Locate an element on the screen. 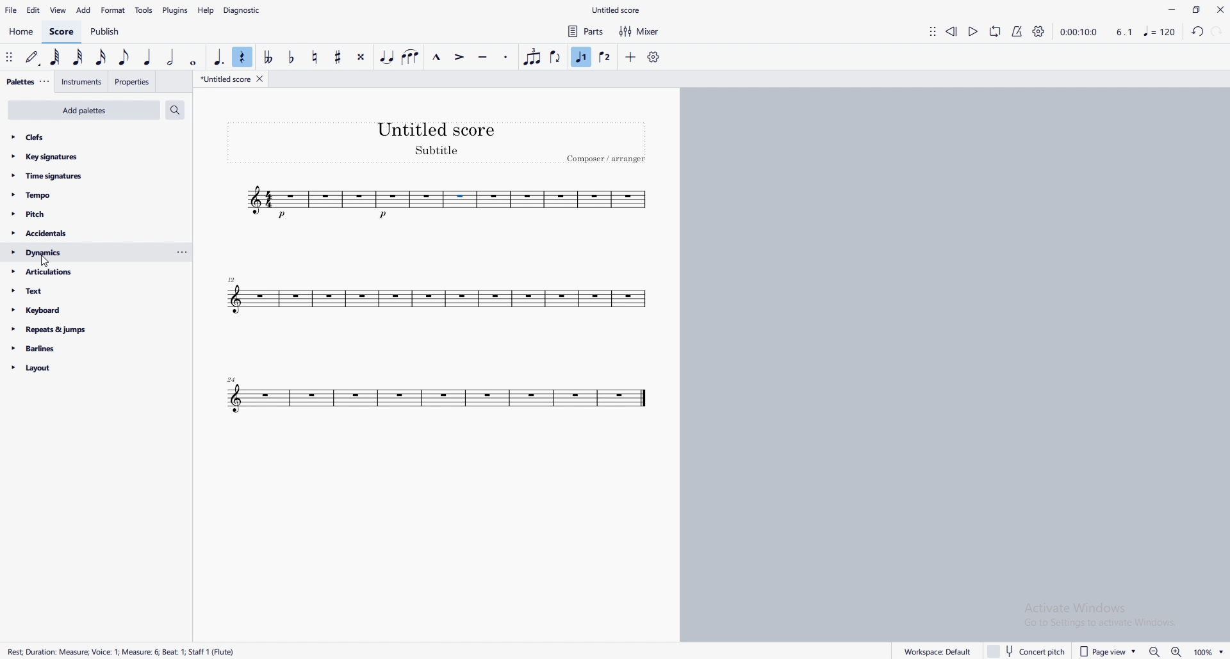  rest is located at coordinates (243, 56).